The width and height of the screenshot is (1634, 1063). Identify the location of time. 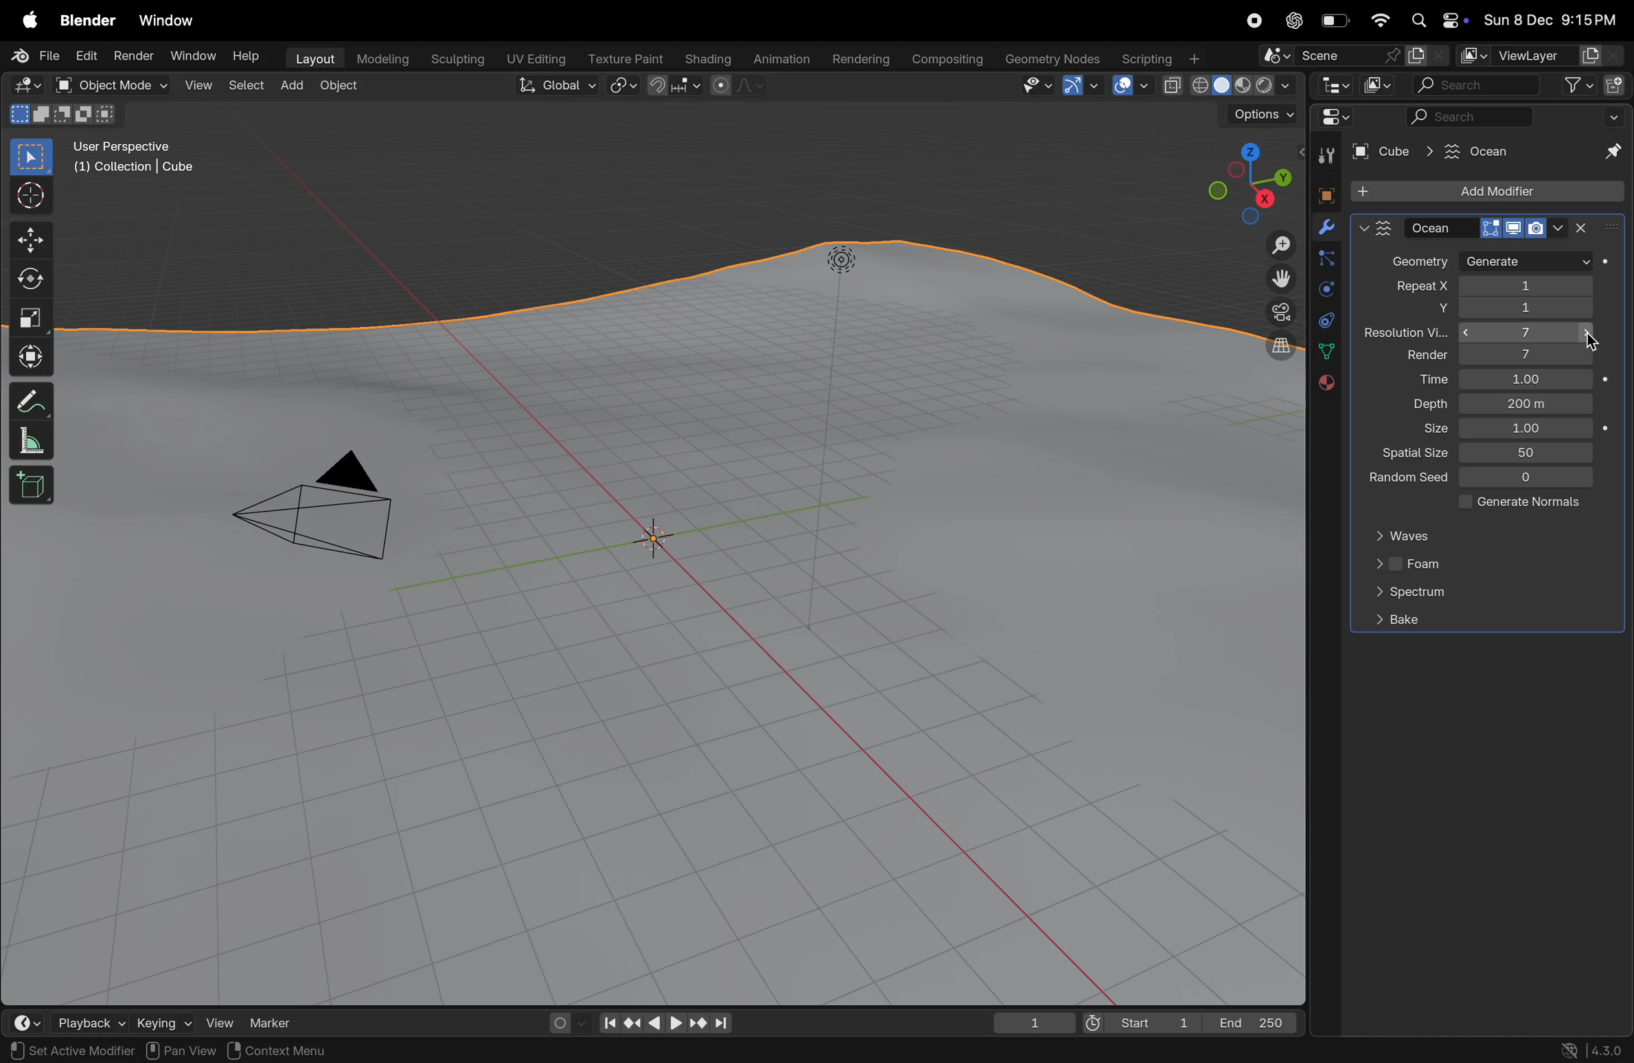
(1420, 380).